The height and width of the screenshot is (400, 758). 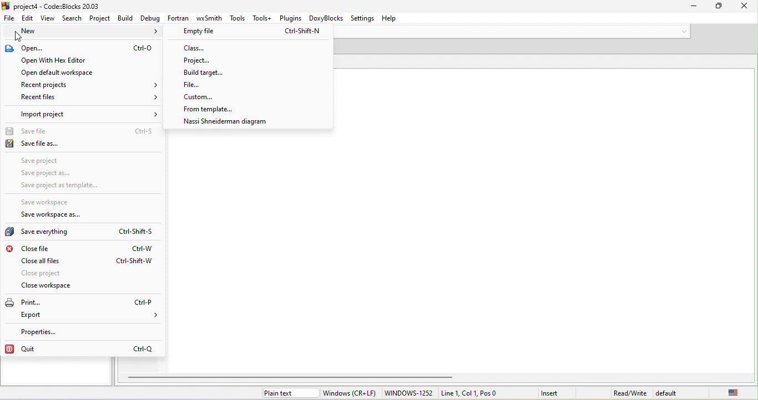 I want to click on close, so click(x=740, y=6).